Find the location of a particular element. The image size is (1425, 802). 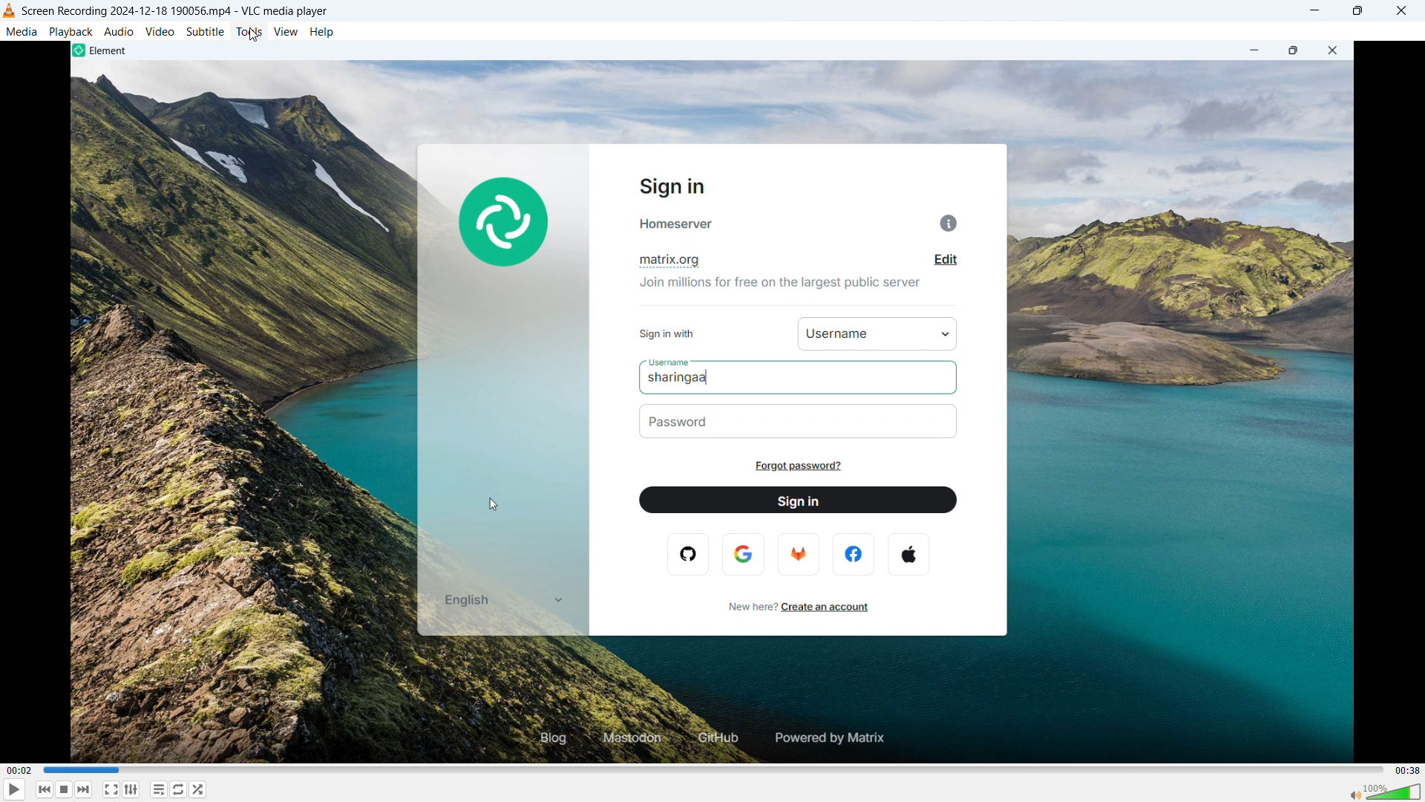

backward or previous media is located at coordinates (44, 790).